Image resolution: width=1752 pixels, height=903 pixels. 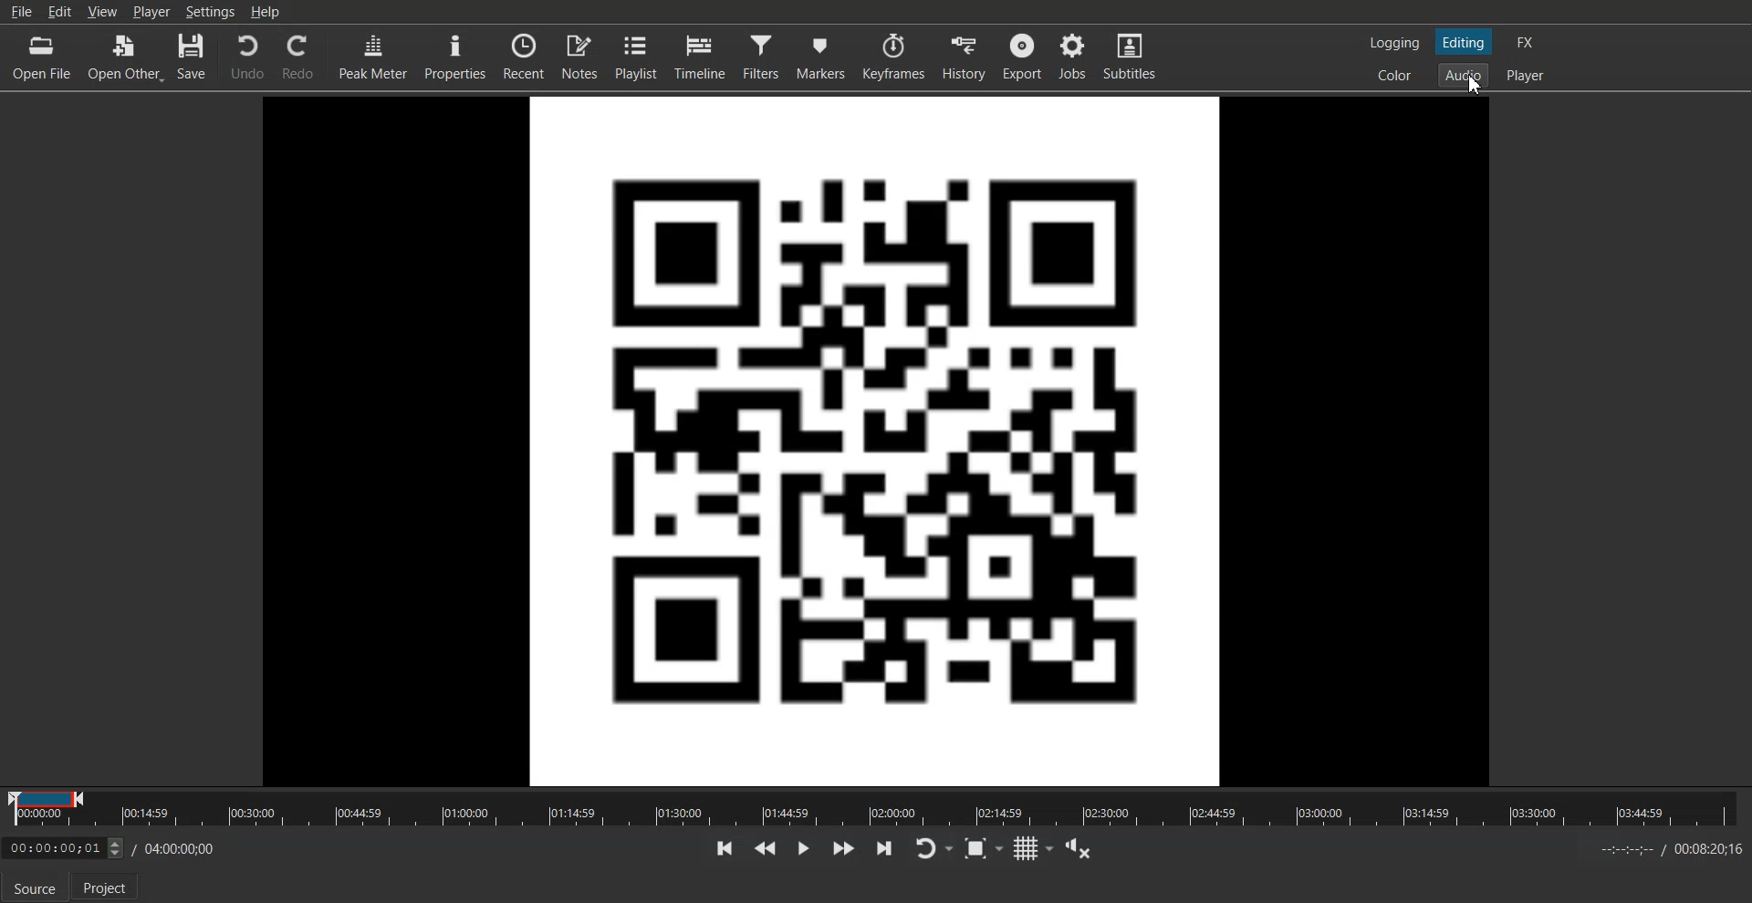 I want to click on Toggle grid display to the player, so click(x=1033, y=847).